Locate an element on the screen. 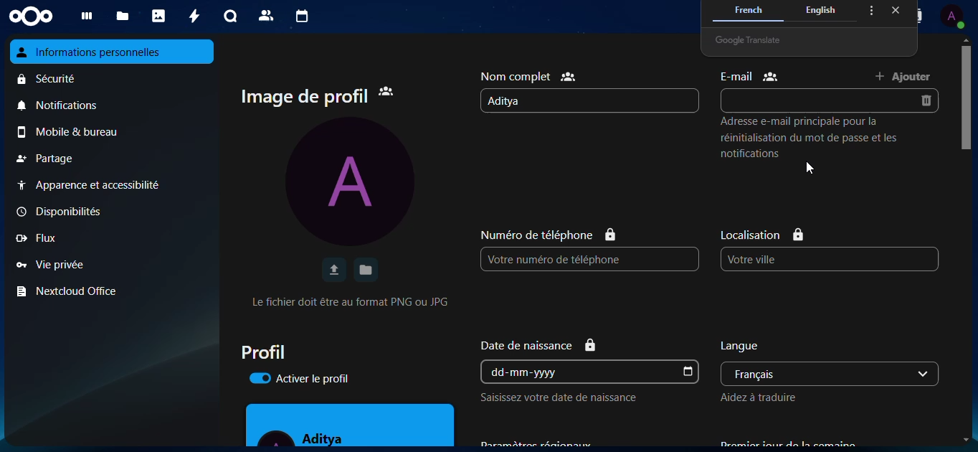 This screenshot has height=452, width=978. contacts is located at coordinates (264, 15).